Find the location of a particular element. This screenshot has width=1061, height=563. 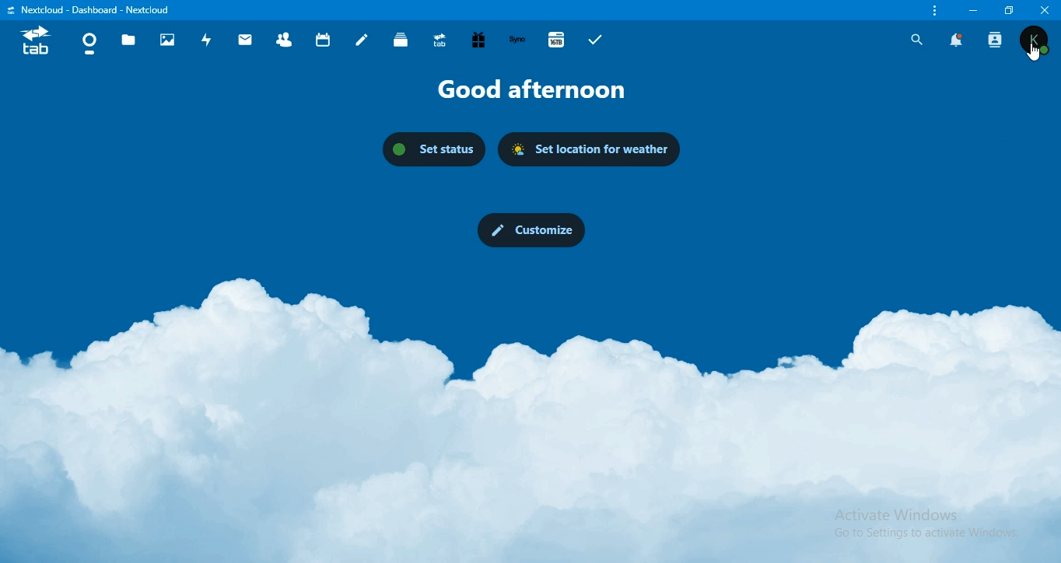

Cursor is located at coordinates (1031, 56).